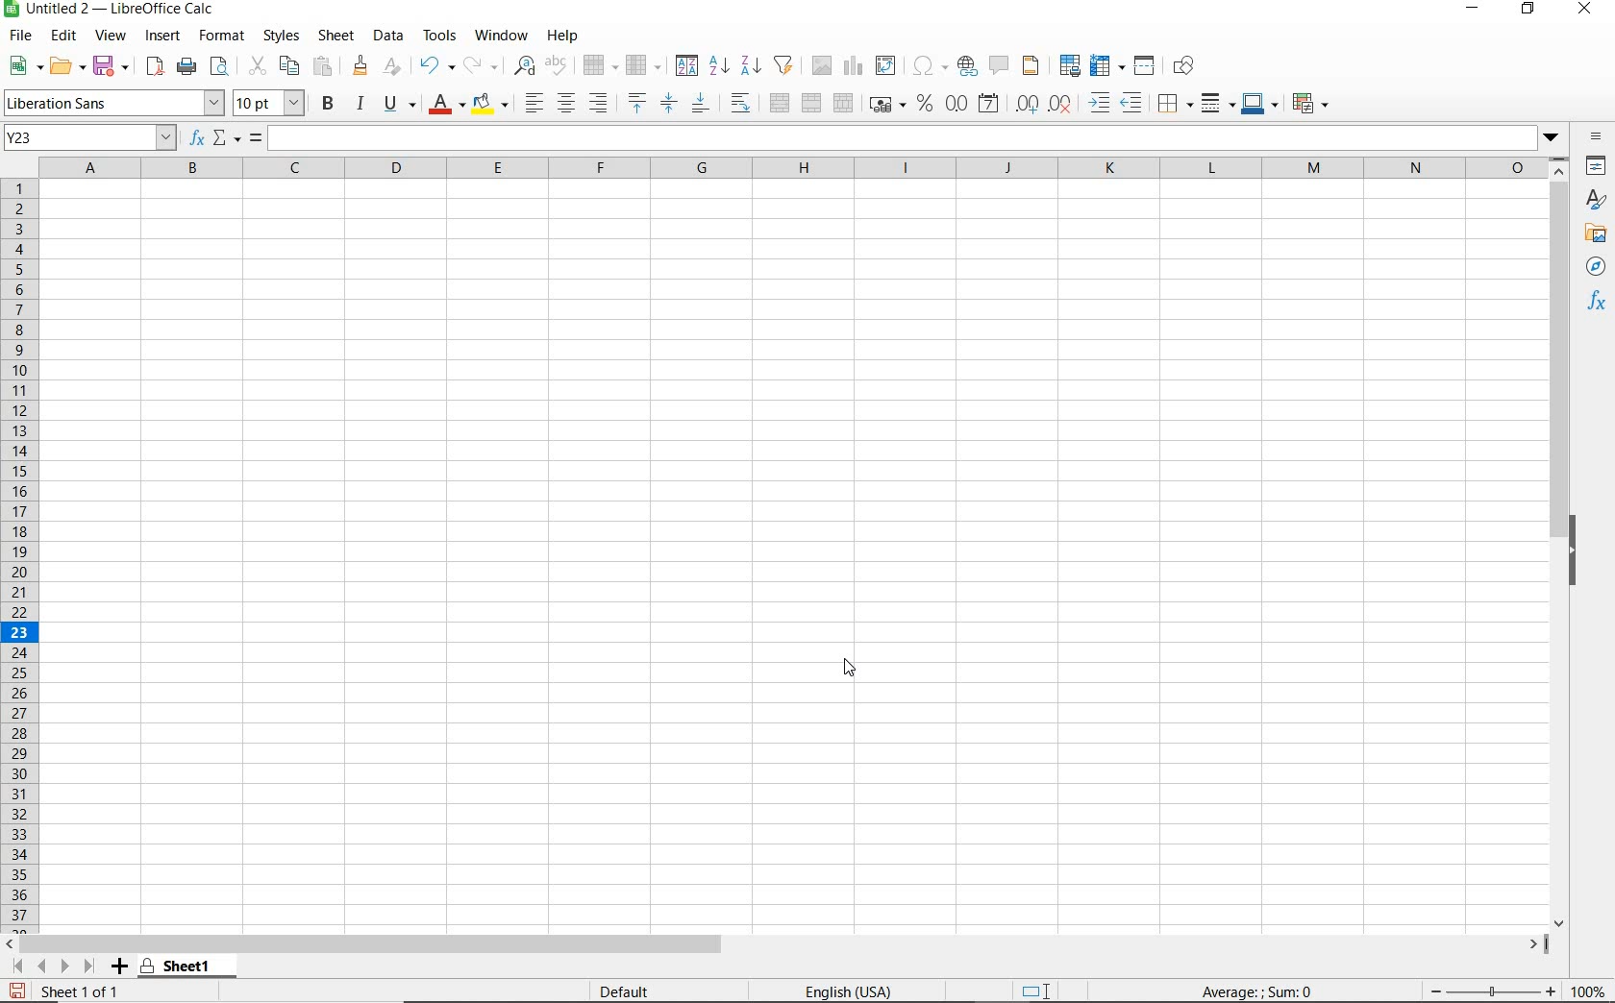 Image resolution: width=1615 pixels, height=1003 pixels. I want to click on ALIGN LEFT, so click(534, 103).